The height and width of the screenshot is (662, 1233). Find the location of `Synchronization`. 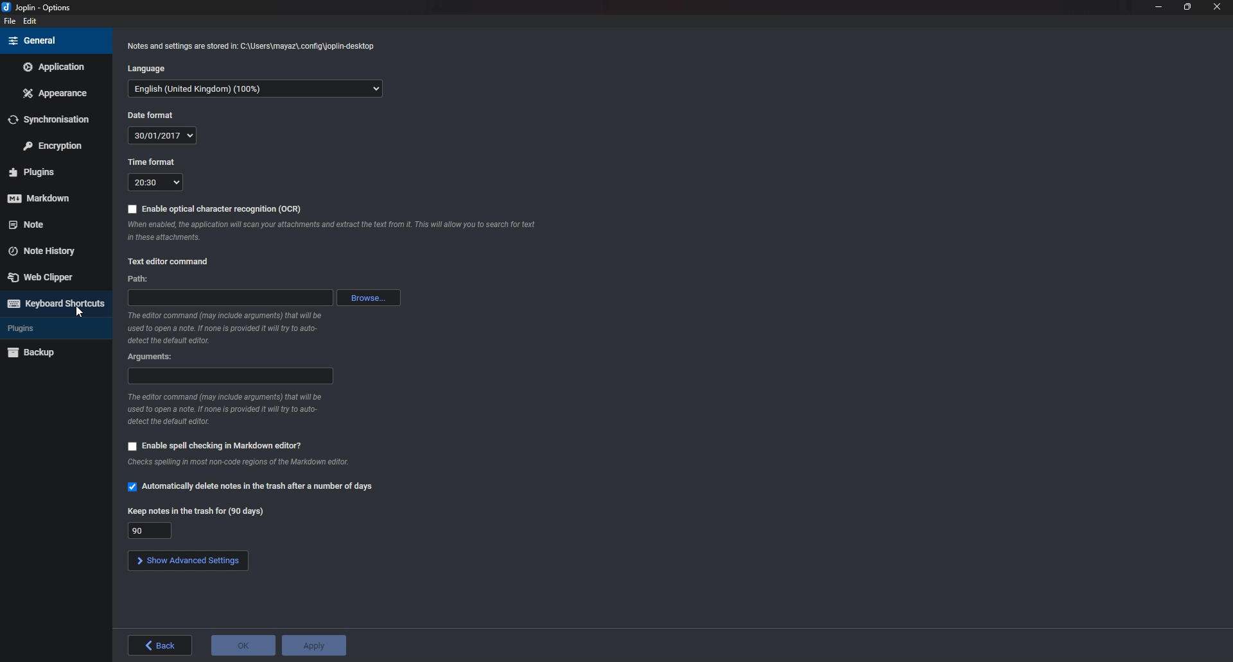

Synchronization is located at coordinates (57, 119).